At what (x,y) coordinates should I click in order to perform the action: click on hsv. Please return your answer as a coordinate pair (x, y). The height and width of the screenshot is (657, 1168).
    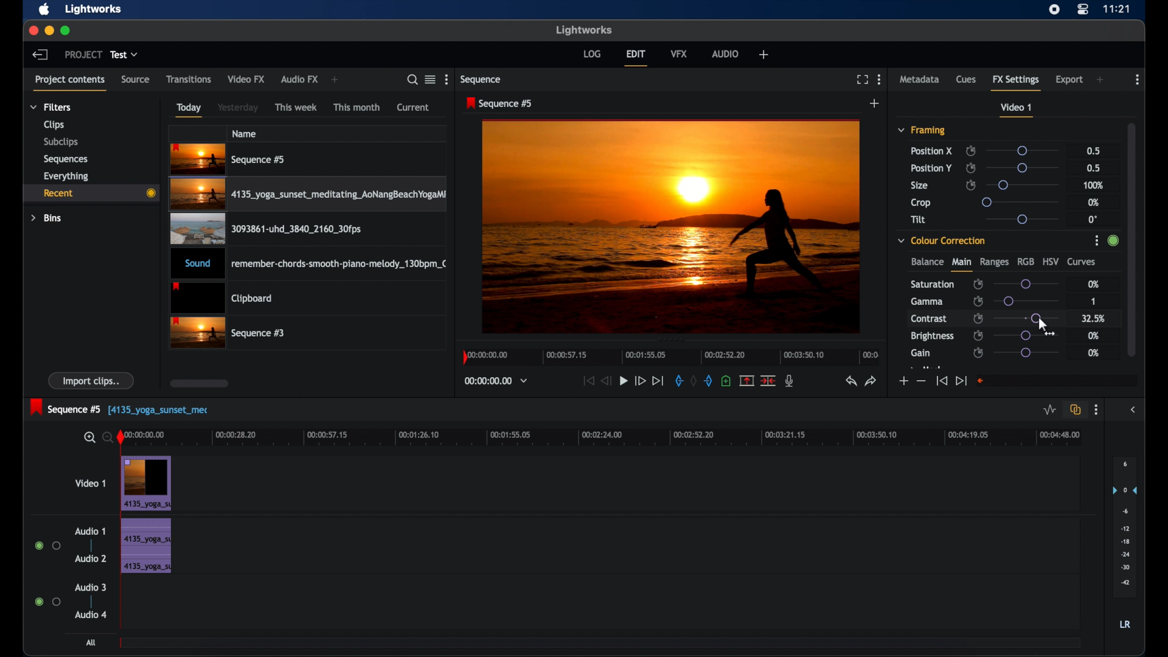
    Looking at the image, I should click on (1051, 260).